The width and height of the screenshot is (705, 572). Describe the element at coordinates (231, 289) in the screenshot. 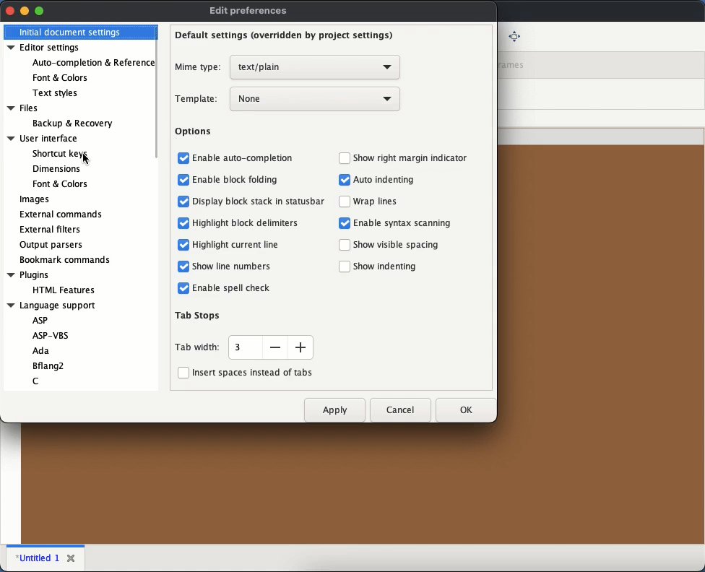

I see `Enable spell check` at that location.